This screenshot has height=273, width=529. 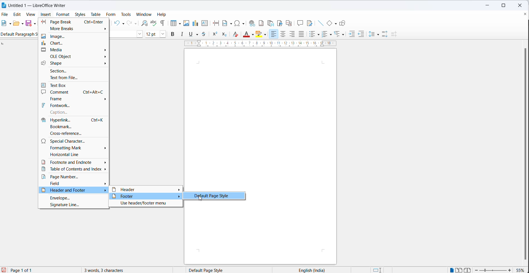 What do you see at coordinates (174, 34) in the screenshot?
I see `bold` at bounding box center [174, 34].